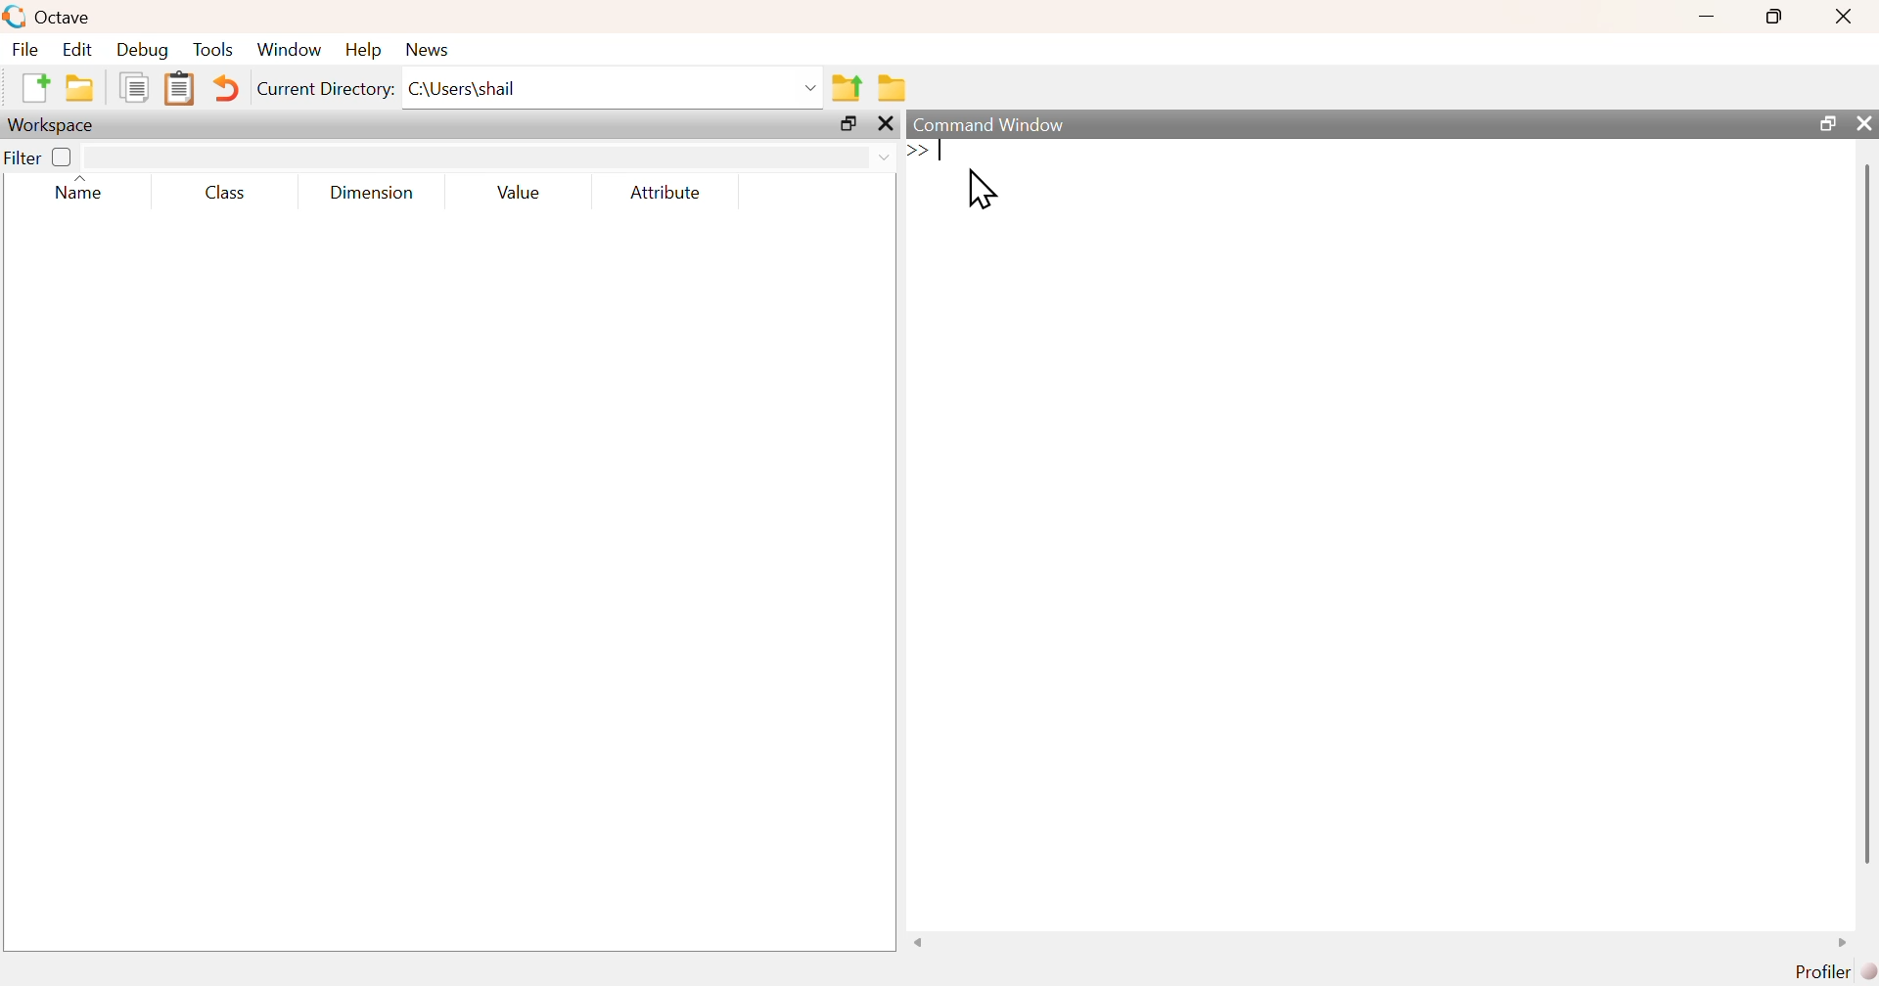 The image size is (1879, 986). What do you see at coordinates (1847, 16) in the screenshot?
I see `close` at bounding box center [1847, 16].